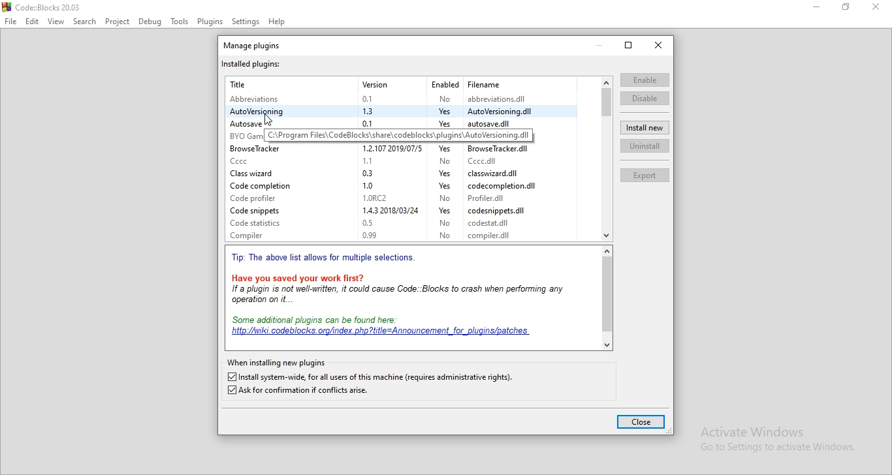 The height and width of the screenshot is (475, 892). I want to click on CodeBlocks Desktop icon, so click(6, 7).